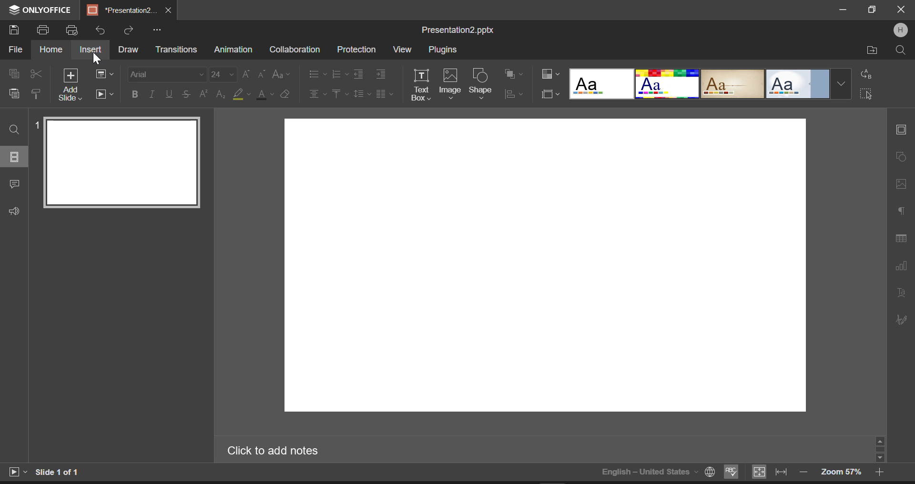 The height and width of the screenshot is (484, 915). Describe the element at coordinates (14, 185) in the screenshot. I see `Comments` at that location.